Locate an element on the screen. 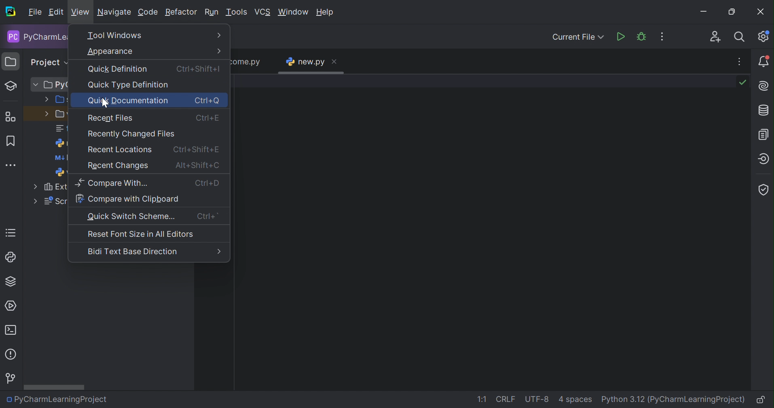 The width and height of the screenshot is (774, 408). TODO is located at coordinates (10, 233).